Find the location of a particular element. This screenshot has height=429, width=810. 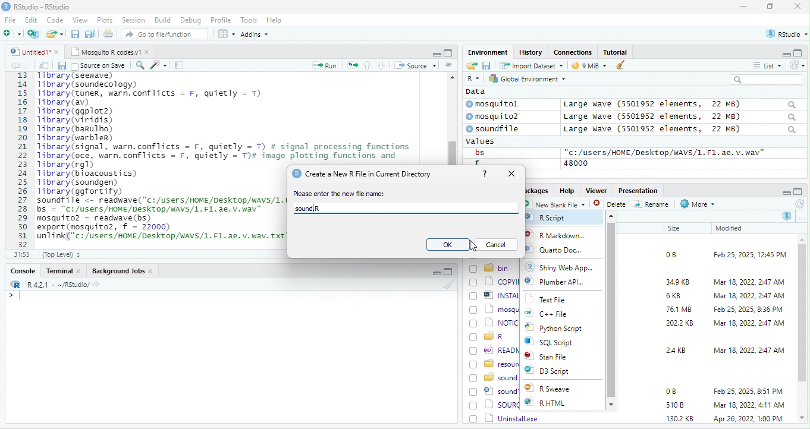

Console is located at coordinates (22, 270).